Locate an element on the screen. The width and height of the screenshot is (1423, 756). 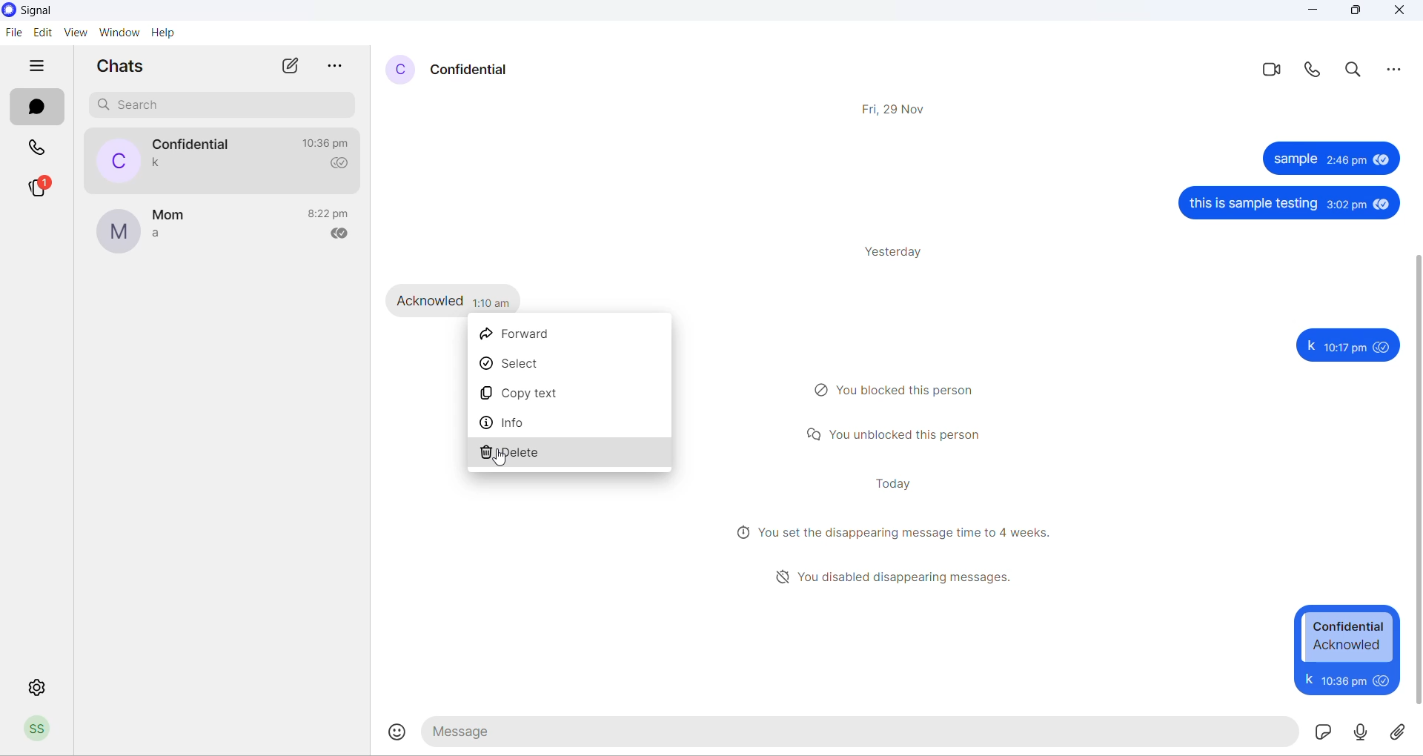
info is located at coordinates (568, 423).